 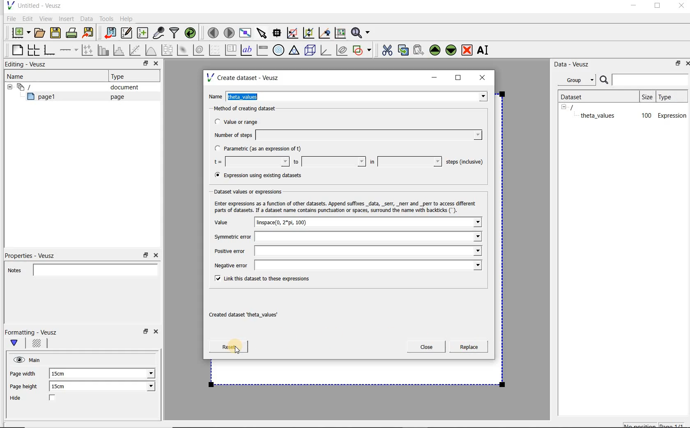 What do you see at coordinates (673, 96) in the screenshot?
I see `Type` at bounding box center [673, 96].